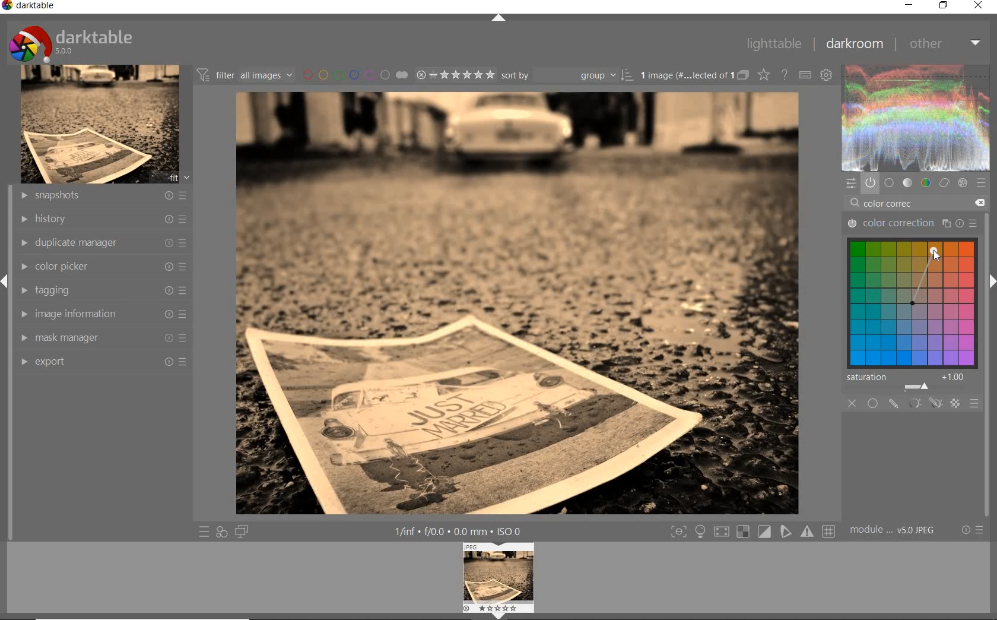 This screenshot has width=997, height=620. I want to click on blending options, so click(974, 404).